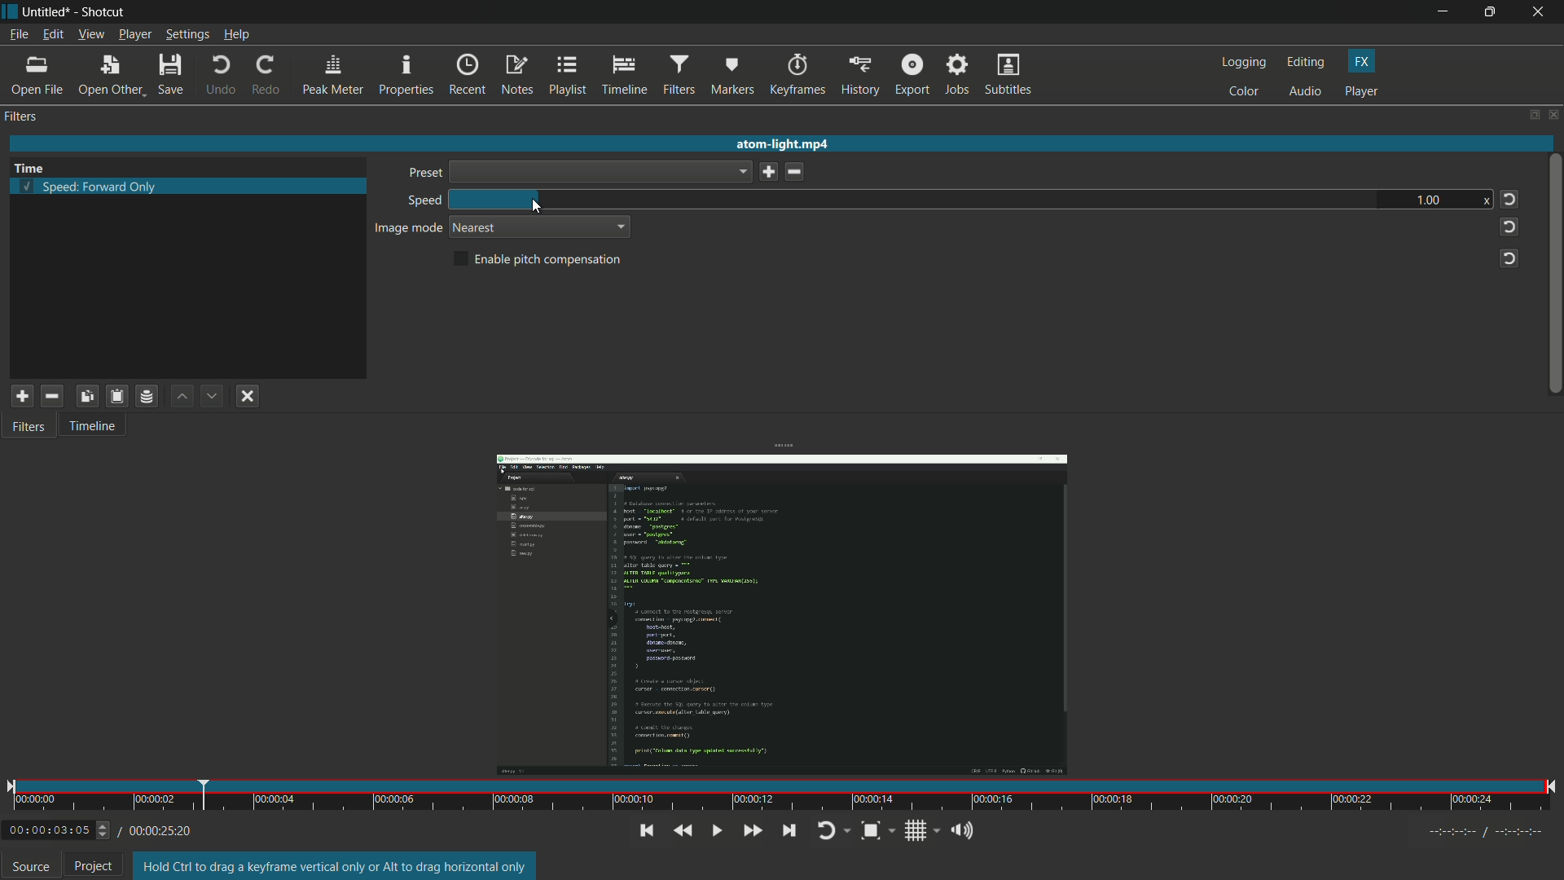 Image resolution: width=1564 pixels, height=880 pixels. Describe the element at coordinates (105, 11) in the screenshot. I see `Shotcut` at that location.